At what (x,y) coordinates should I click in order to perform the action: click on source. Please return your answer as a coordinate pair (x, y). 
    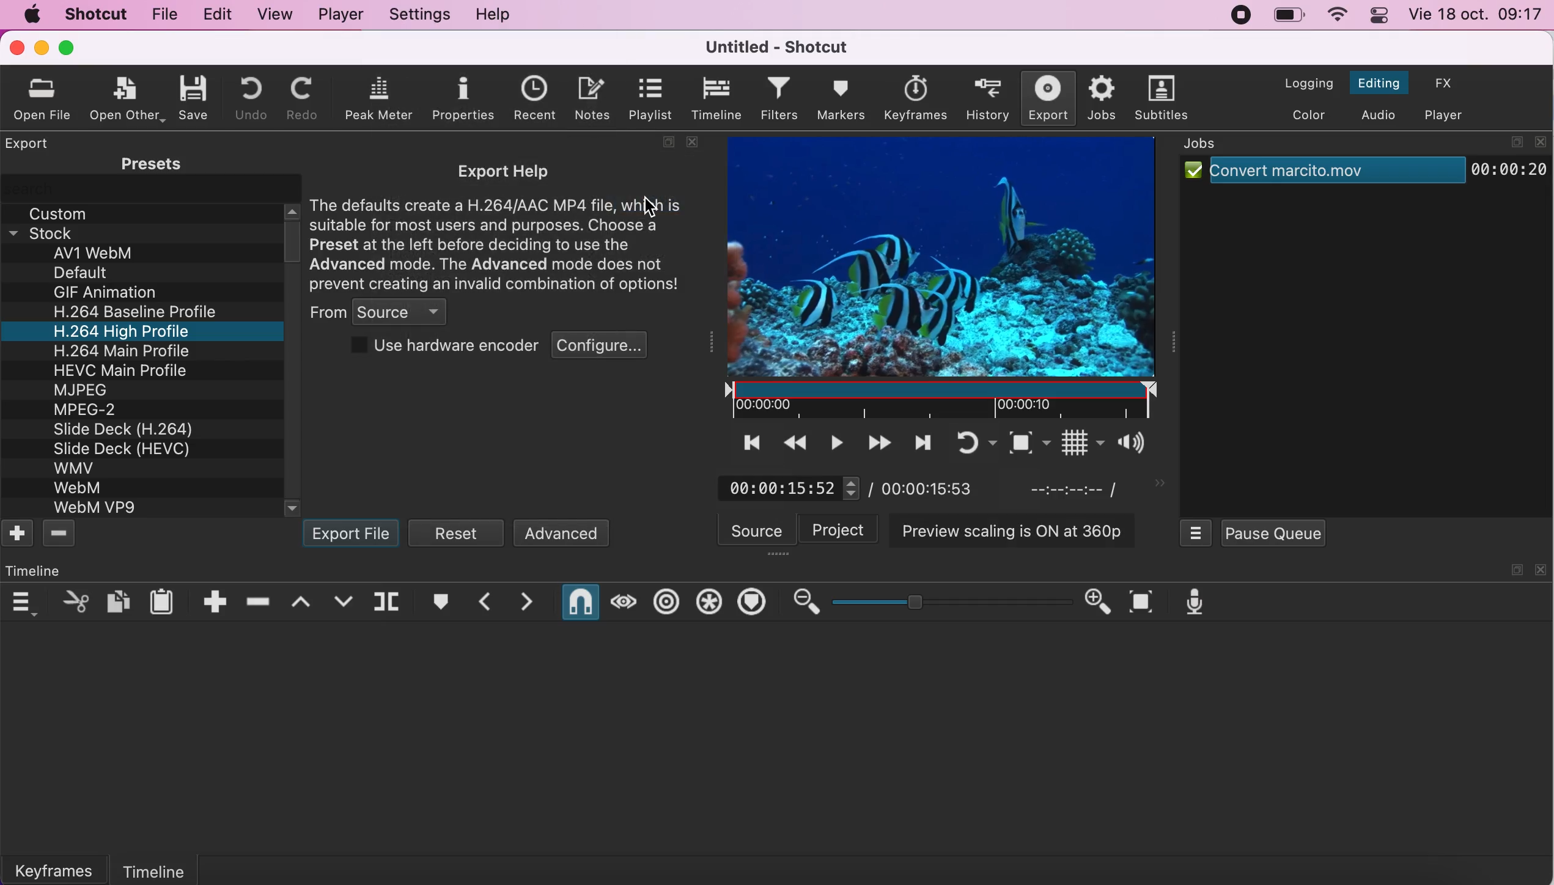
    Looking at the image, I should click on (757, 529).